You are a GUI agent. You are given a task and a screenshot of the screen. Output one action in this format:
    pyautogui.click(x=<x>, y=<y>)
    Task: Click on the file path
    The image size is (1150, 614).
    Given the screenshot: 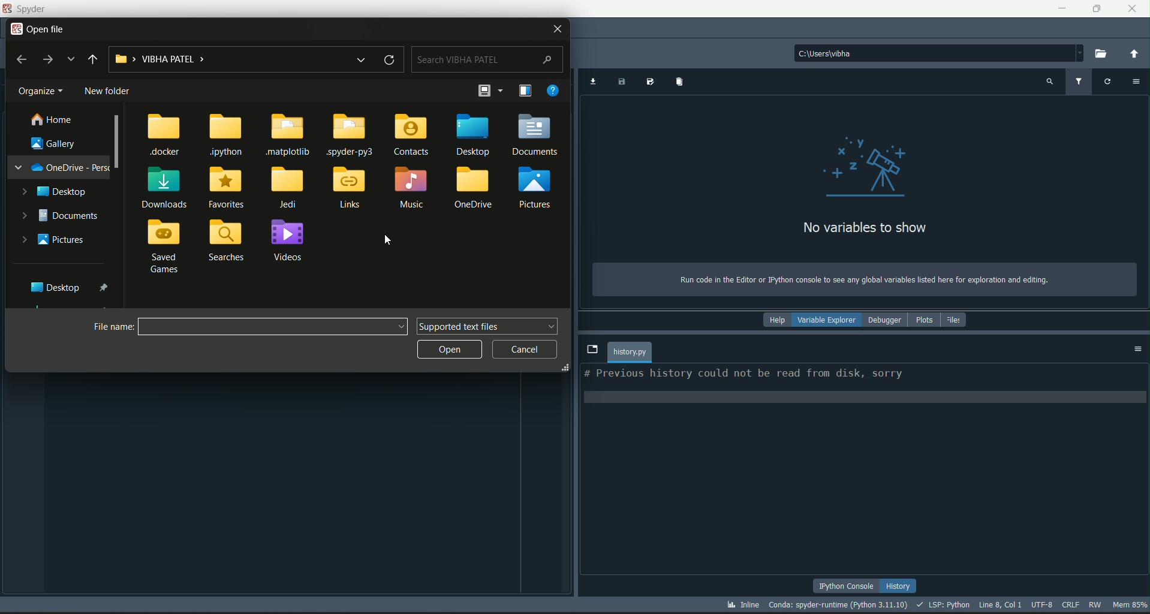 What is the action you would take?
    pyautogui.click(x=222, y=59)
    